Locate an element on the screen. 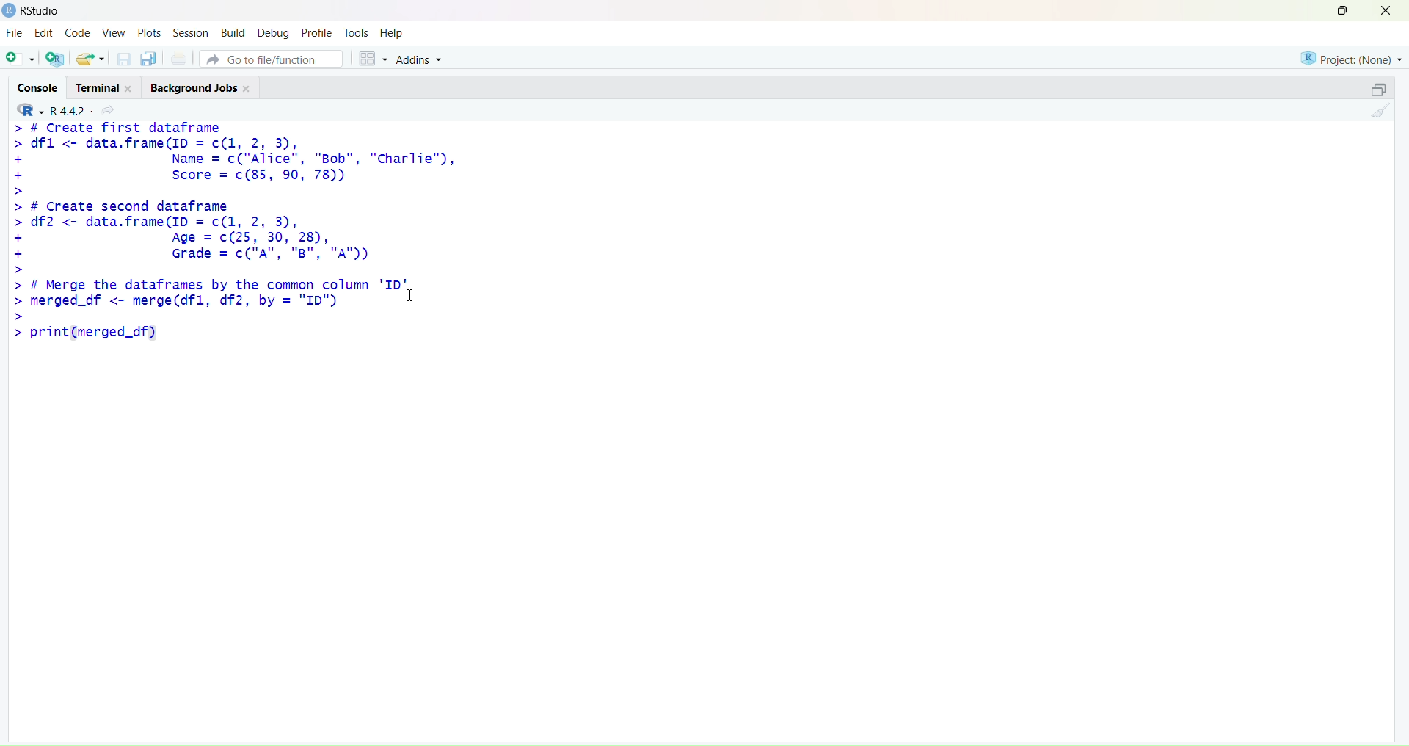 This screenshot has height=746, width=1409. Build is located at coordinates (234, 32).